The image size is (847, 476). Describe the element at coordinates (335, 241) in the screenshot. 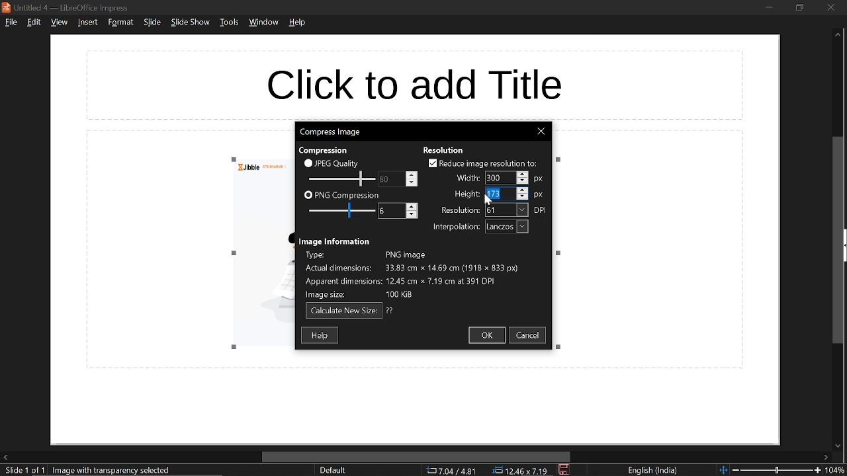

I see `text` at that location.